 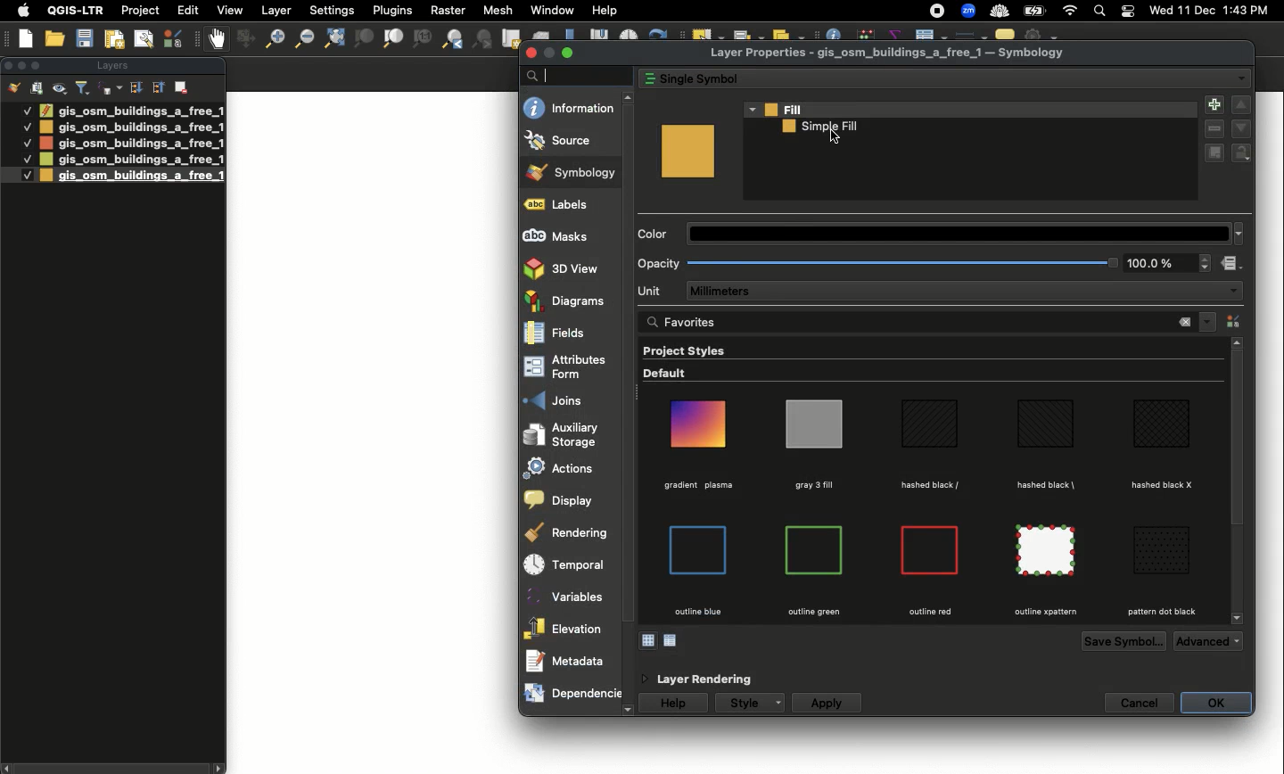 What do you see at coordinates (270, 41) in the screenshot?
I see `Zoom out` at bounding box center [270, 41].